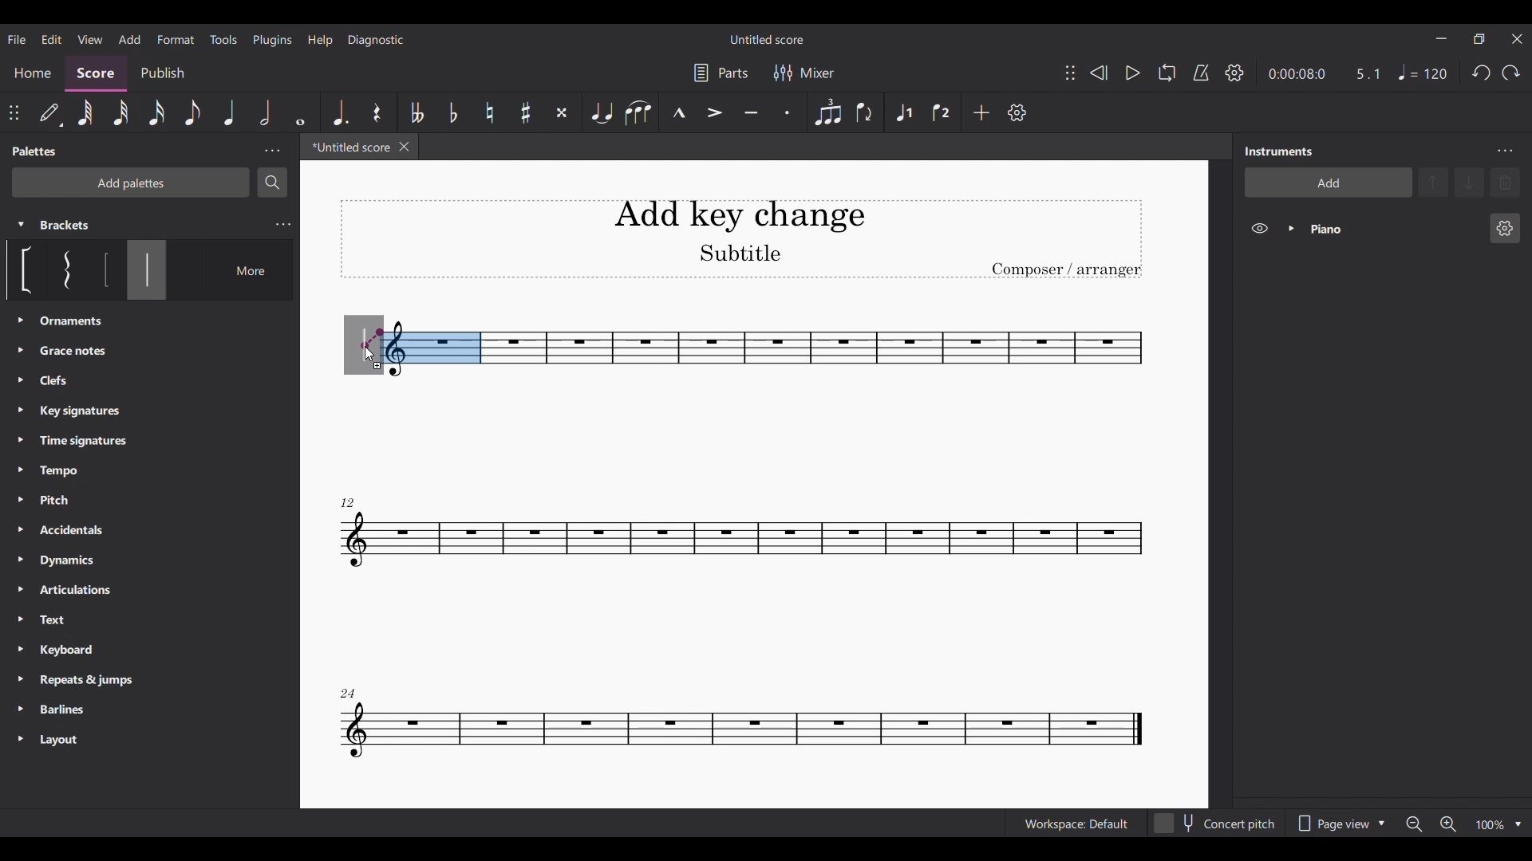 The height and width of the screenshot is (861, 1532). Describe the element at coordinates (162, 73) in the screenshot. I see `Publish section` at that location.